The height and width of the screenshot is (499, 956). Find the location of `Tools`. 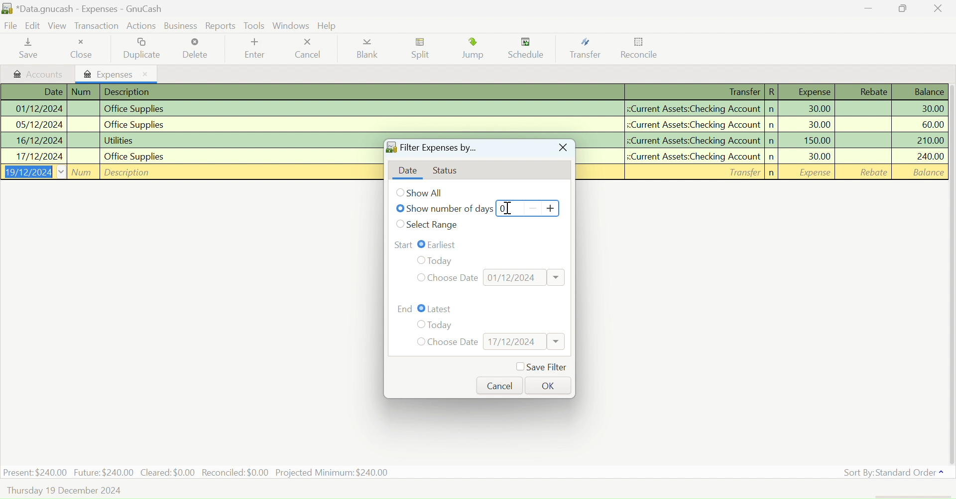

Tools is located at coordinates (254, 25).